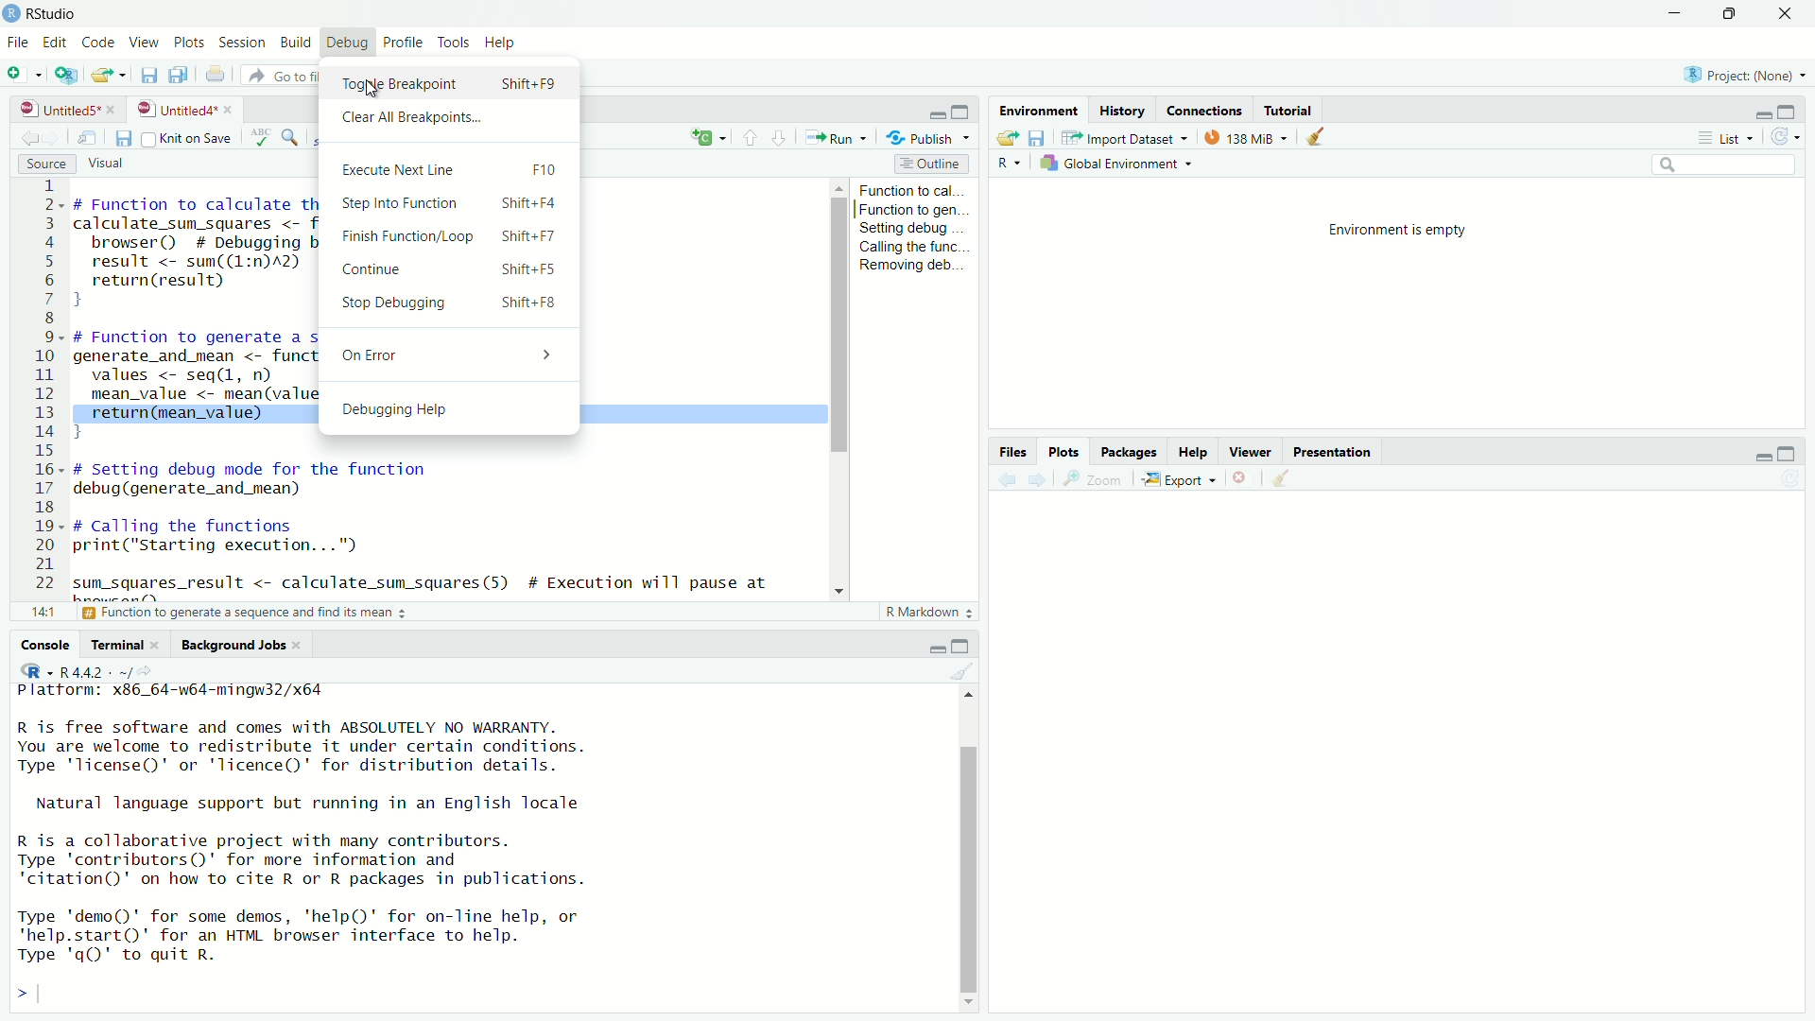 The image size is (1815, 1021). What do you see at coordinates (52, 107) in the screenshot?
I see `untitled5` at bounding box center [52, 107].